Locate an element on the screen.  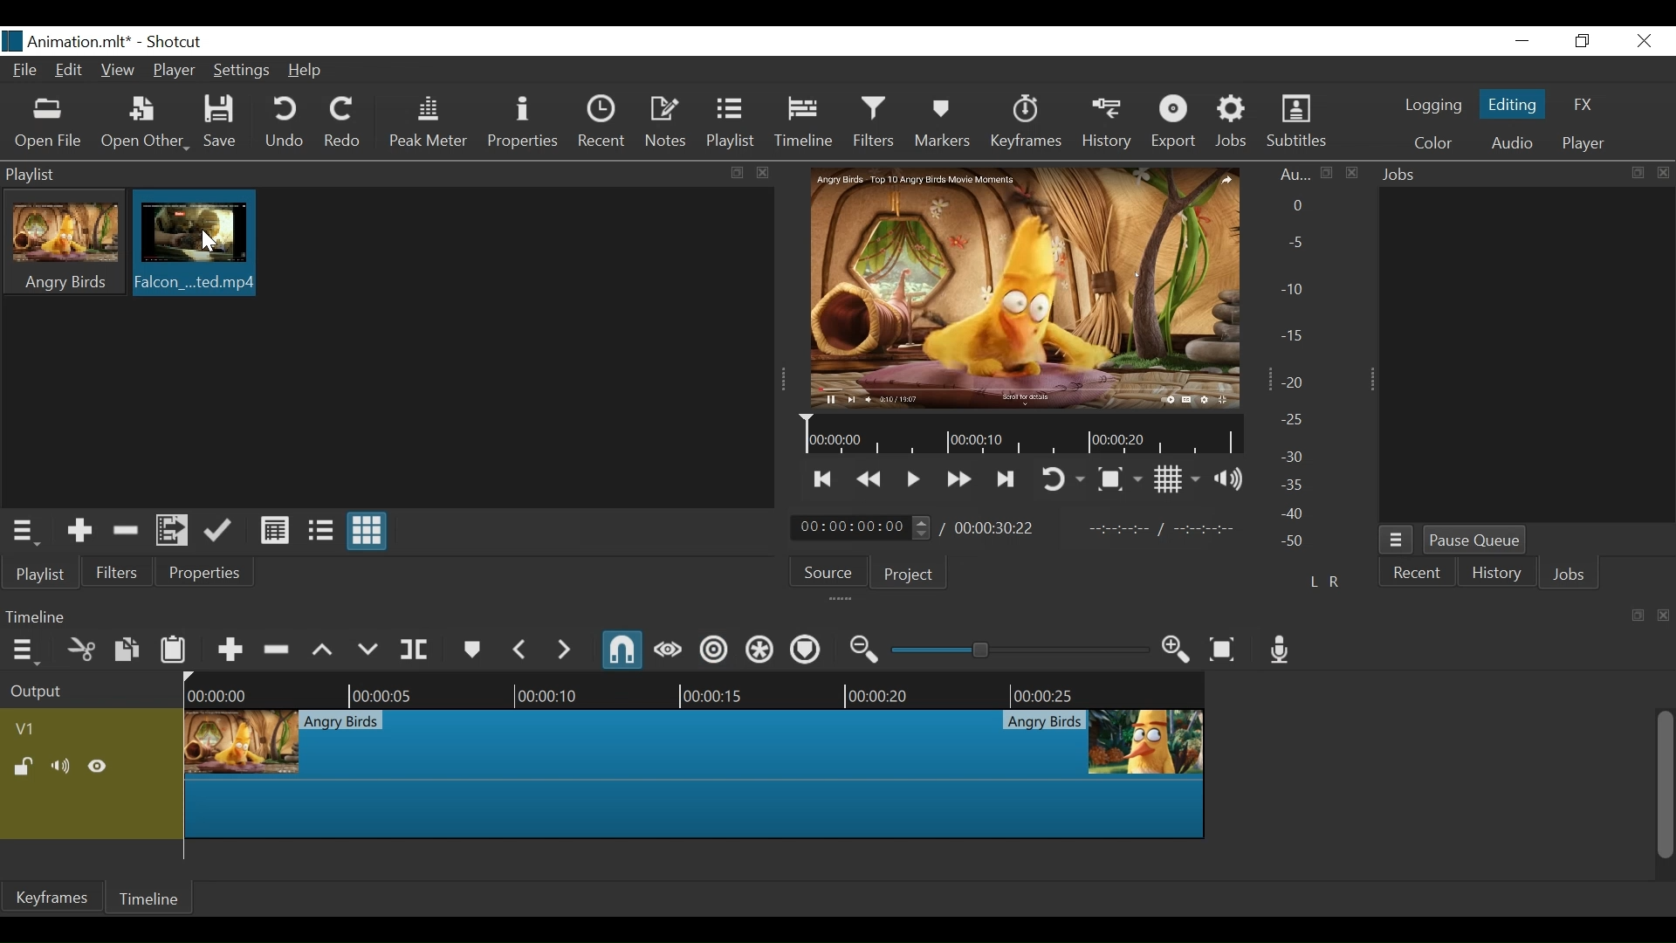
Toggle play or pause is located at coordinates (914, 479).